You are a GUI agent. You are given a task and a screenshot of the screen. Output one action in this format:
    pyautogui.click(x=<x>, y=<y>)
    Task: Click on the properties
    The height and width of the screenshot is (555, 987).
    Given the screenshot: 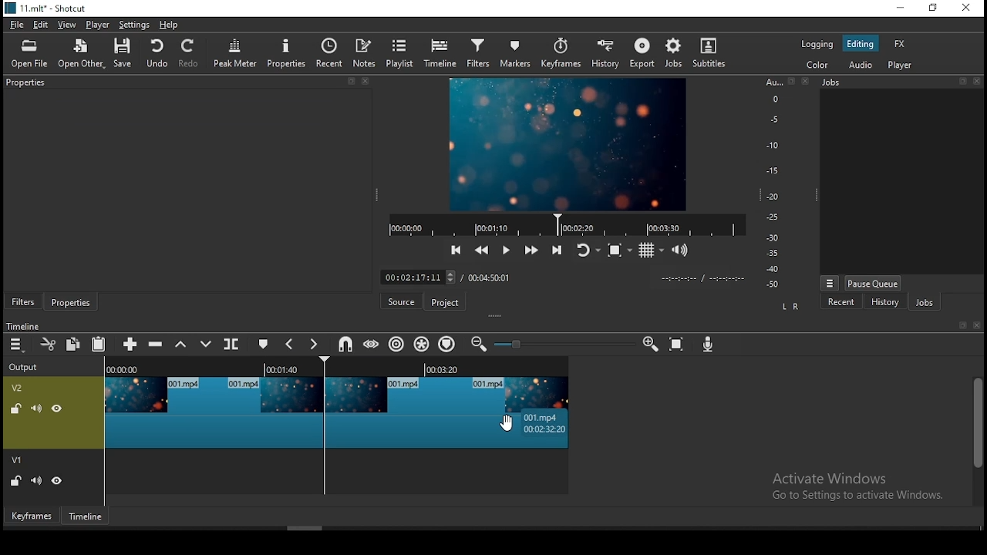 What is the action you would take?
    pyautogui.click(x=186, y=83)
    